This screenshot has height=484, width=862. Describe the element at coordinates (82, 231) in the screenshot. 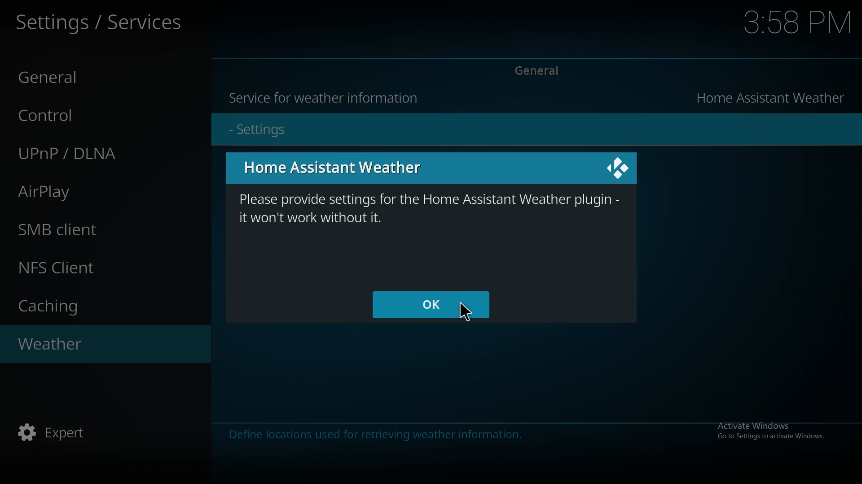

I see `SMB client` at that location.